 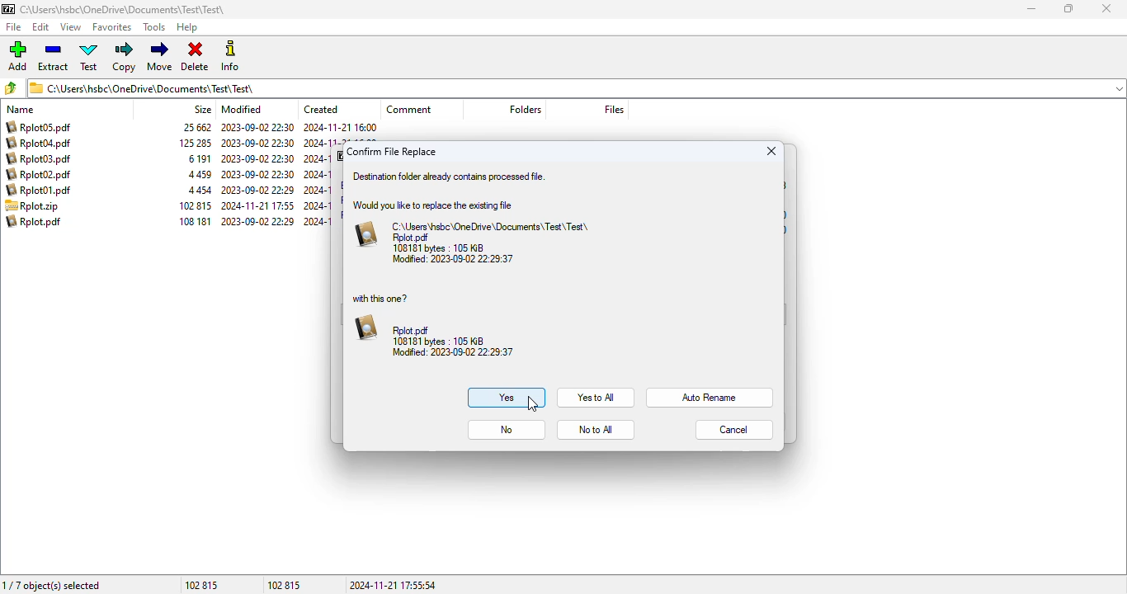 What do you see at coordinates (257, 127) in the screenshot?
I see `2023-09-02 22:30` at bounding box center [257, 127].